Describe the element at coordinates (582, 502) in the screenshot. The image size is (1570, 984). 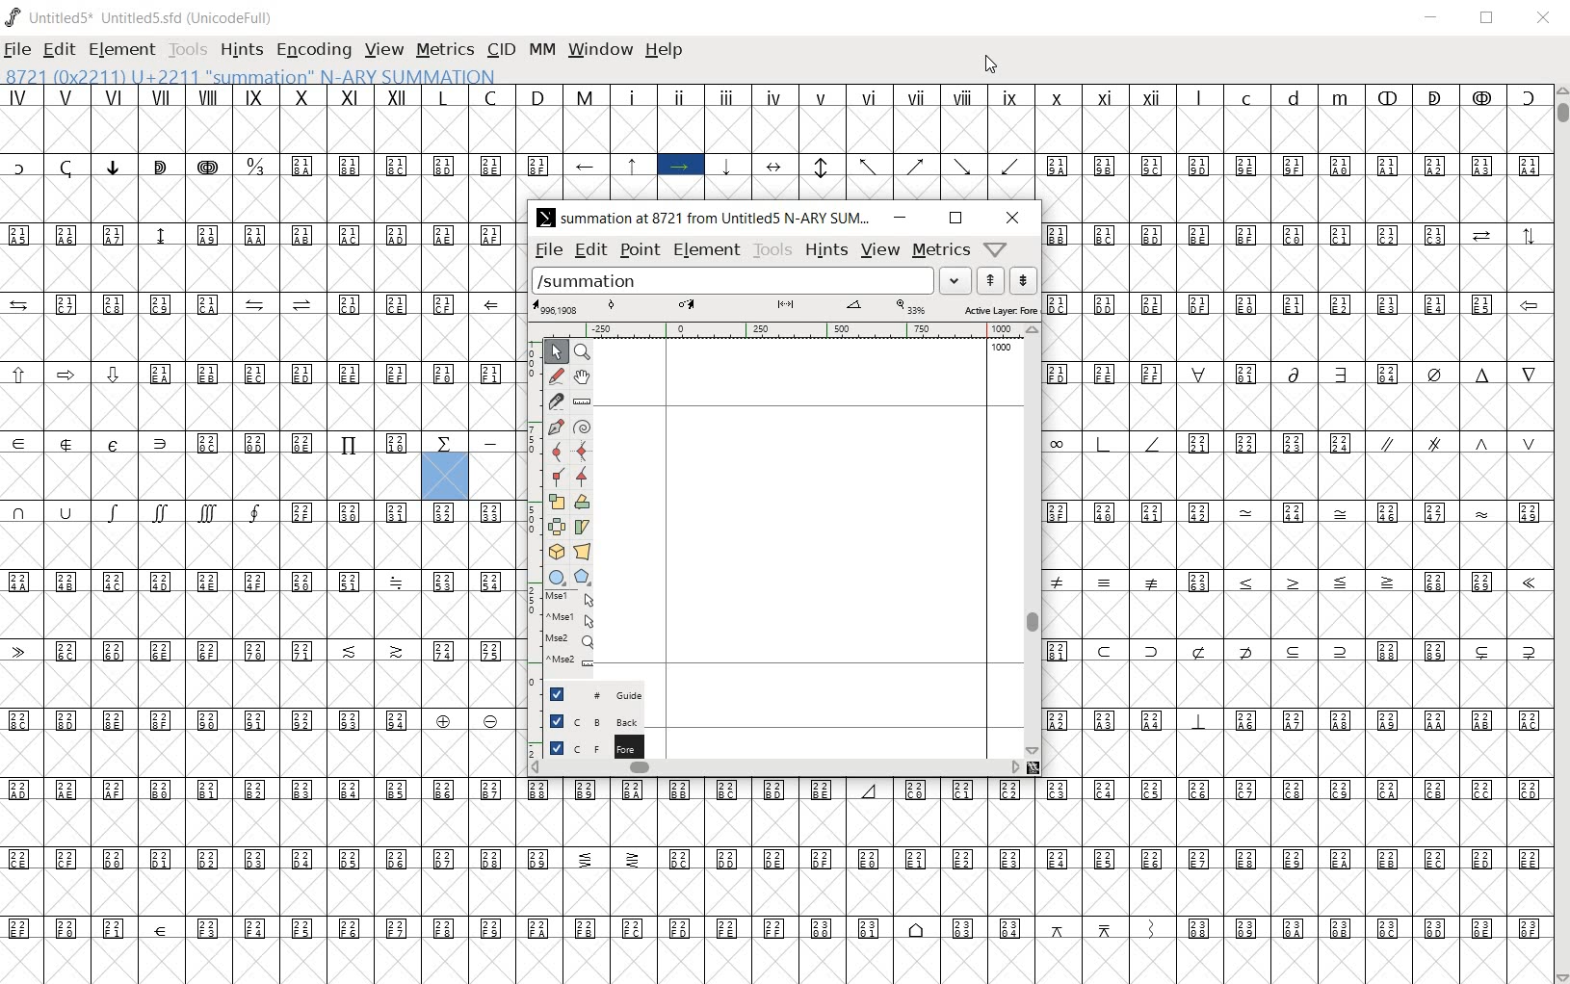
I see `rotate the selection` at that location.